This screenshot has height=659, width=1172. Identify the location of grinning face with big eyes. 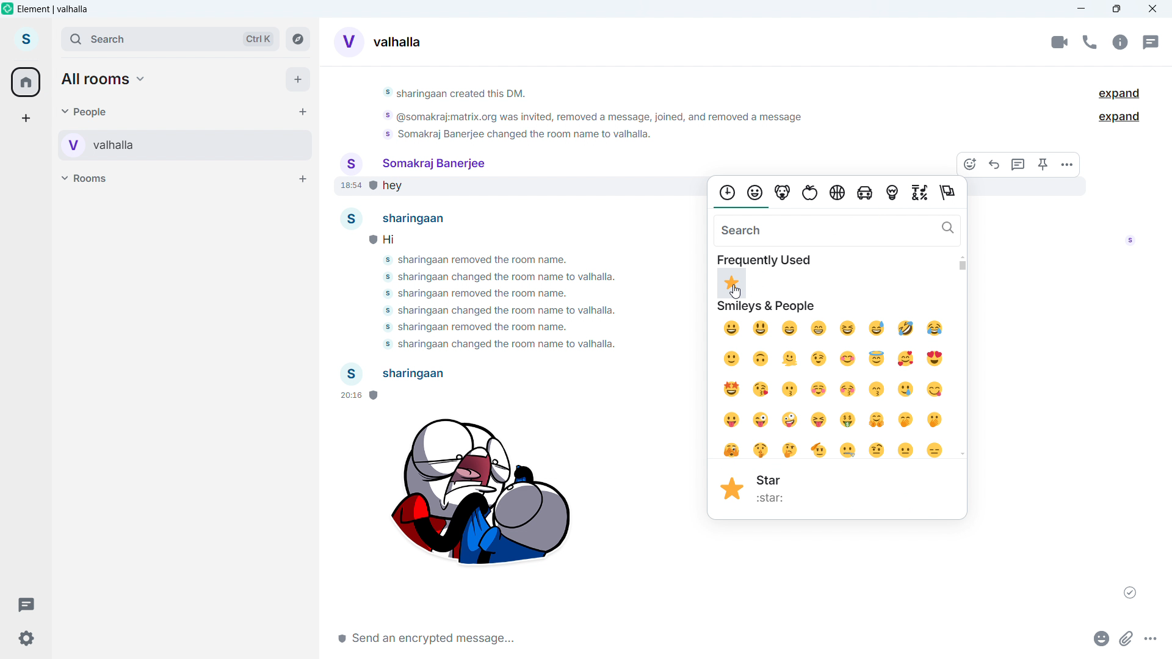
(761, 329).